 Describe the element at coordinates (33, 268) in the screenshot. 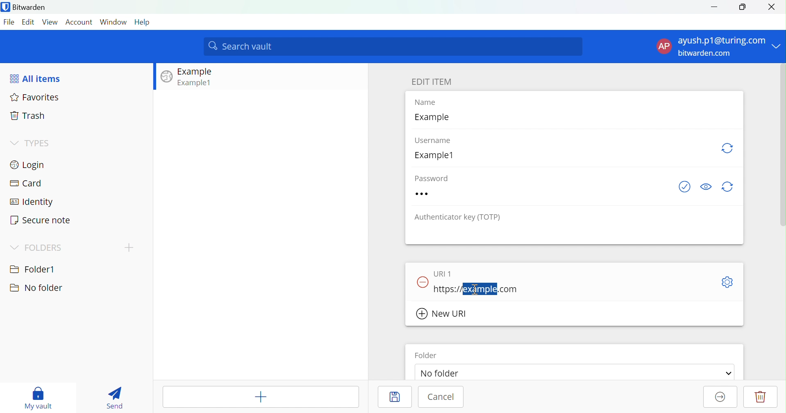

I see `Folder1` at that location.